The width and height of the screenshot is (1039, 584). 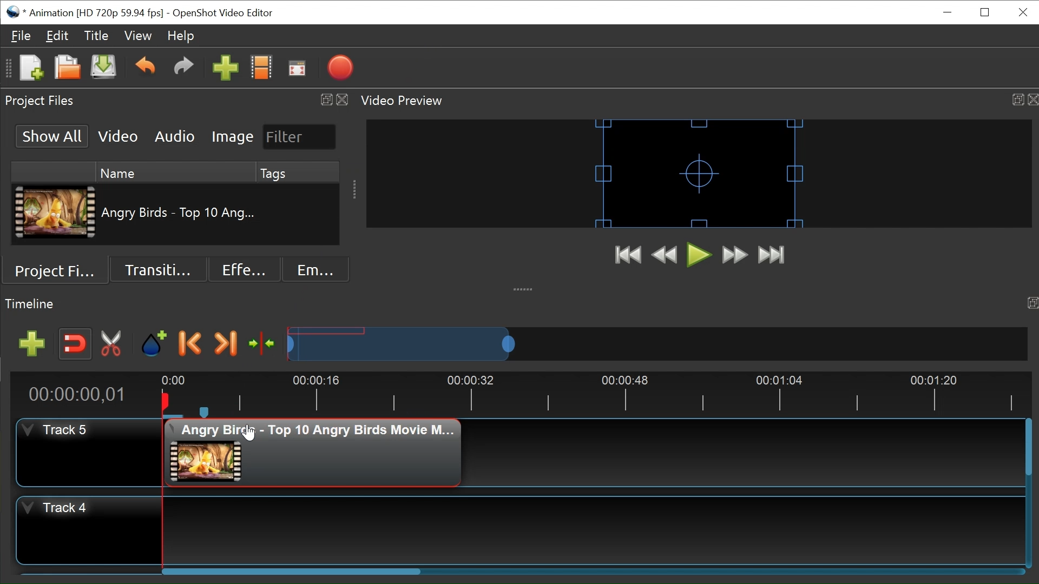 What do you see at coordinates (340, 69) in the screenshot?
I see `Export Video` at bounding box center [340, 69].